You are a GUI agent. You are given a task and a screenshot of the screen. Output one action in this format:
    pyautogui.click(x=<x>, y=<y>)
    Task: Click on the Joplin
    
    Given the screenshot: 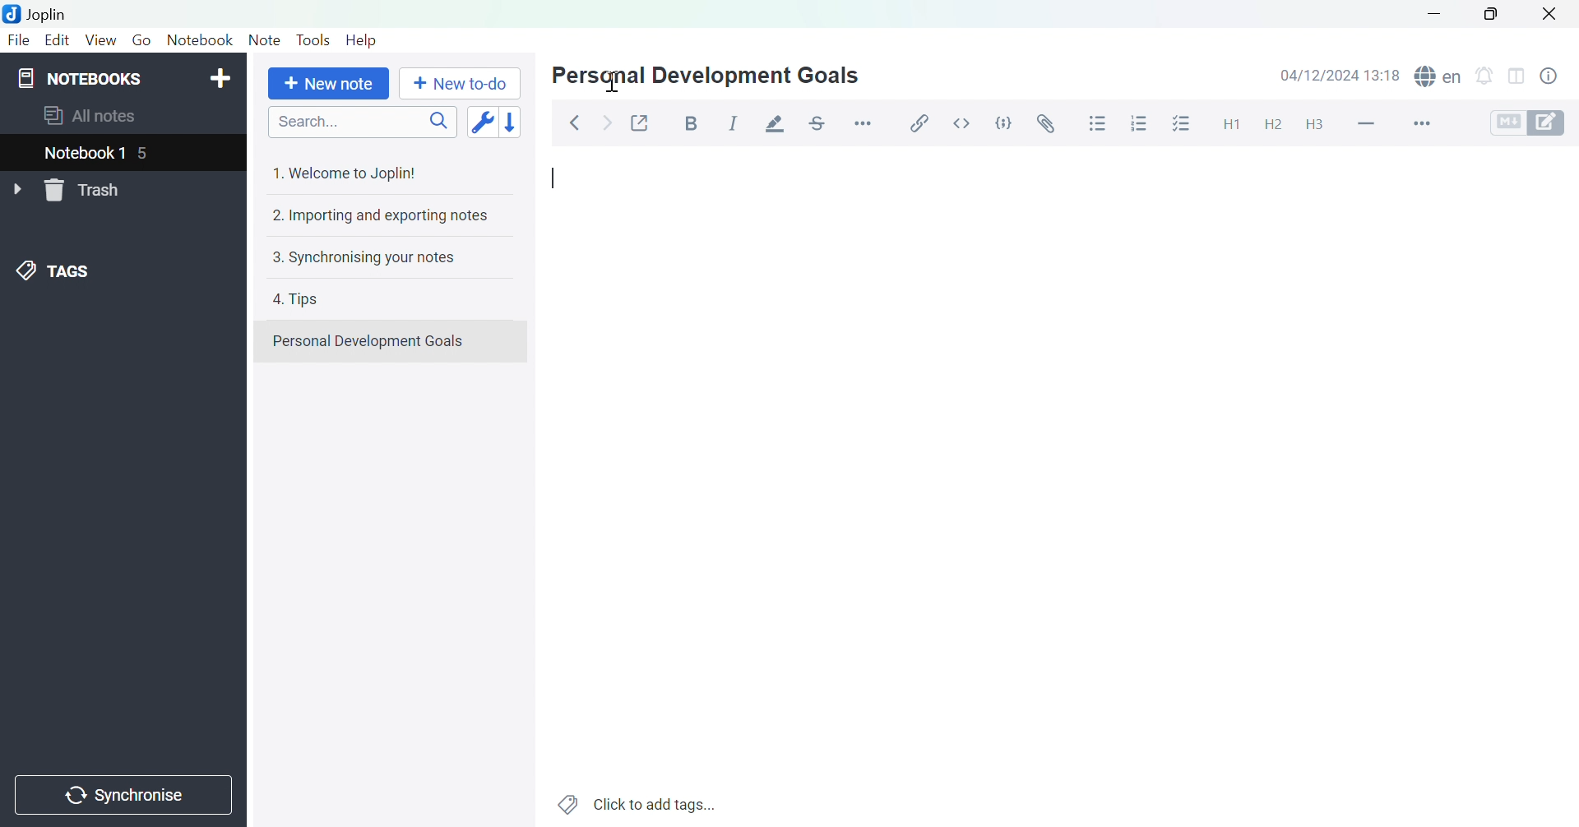 What is the action you would take?
    pyautogui.click(x=39, y=13)
    